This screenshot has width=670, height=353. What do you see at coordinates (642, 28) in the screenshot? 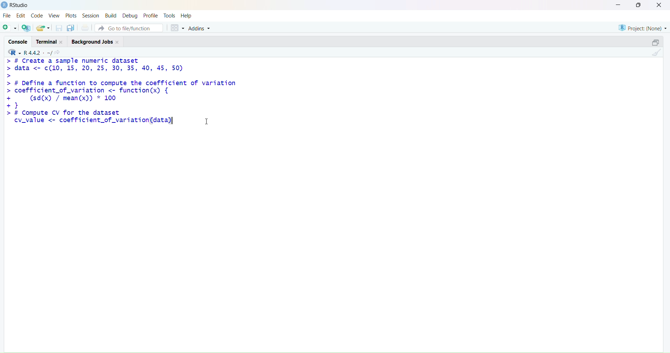
I see `project (none)` at bounding box center [642, 28].